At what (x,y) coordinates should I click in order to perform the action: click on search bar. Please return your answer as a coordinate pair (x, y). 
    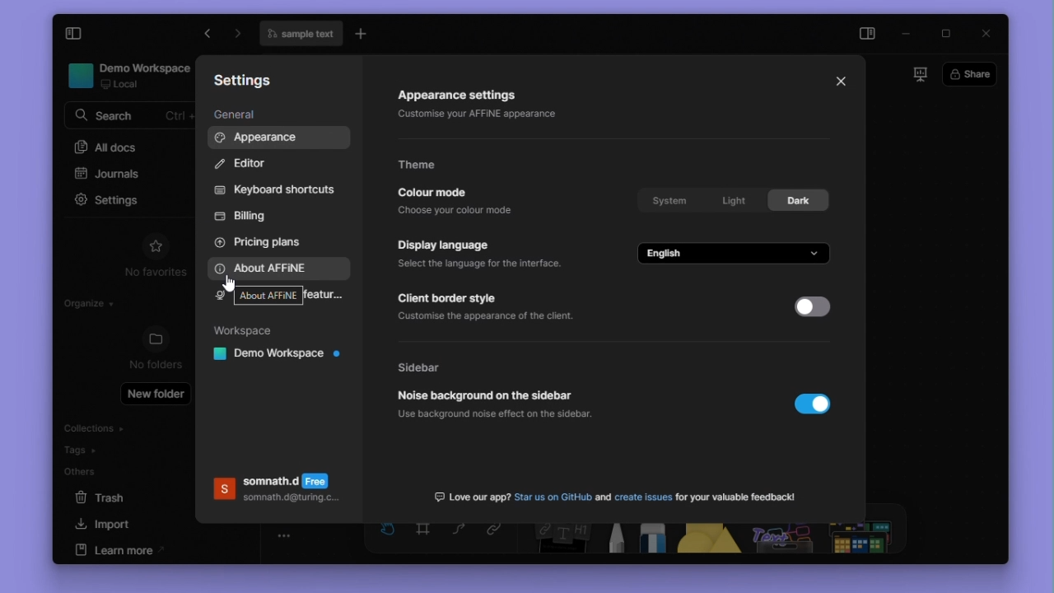
    Looking at the image, I should click on (126, 117).